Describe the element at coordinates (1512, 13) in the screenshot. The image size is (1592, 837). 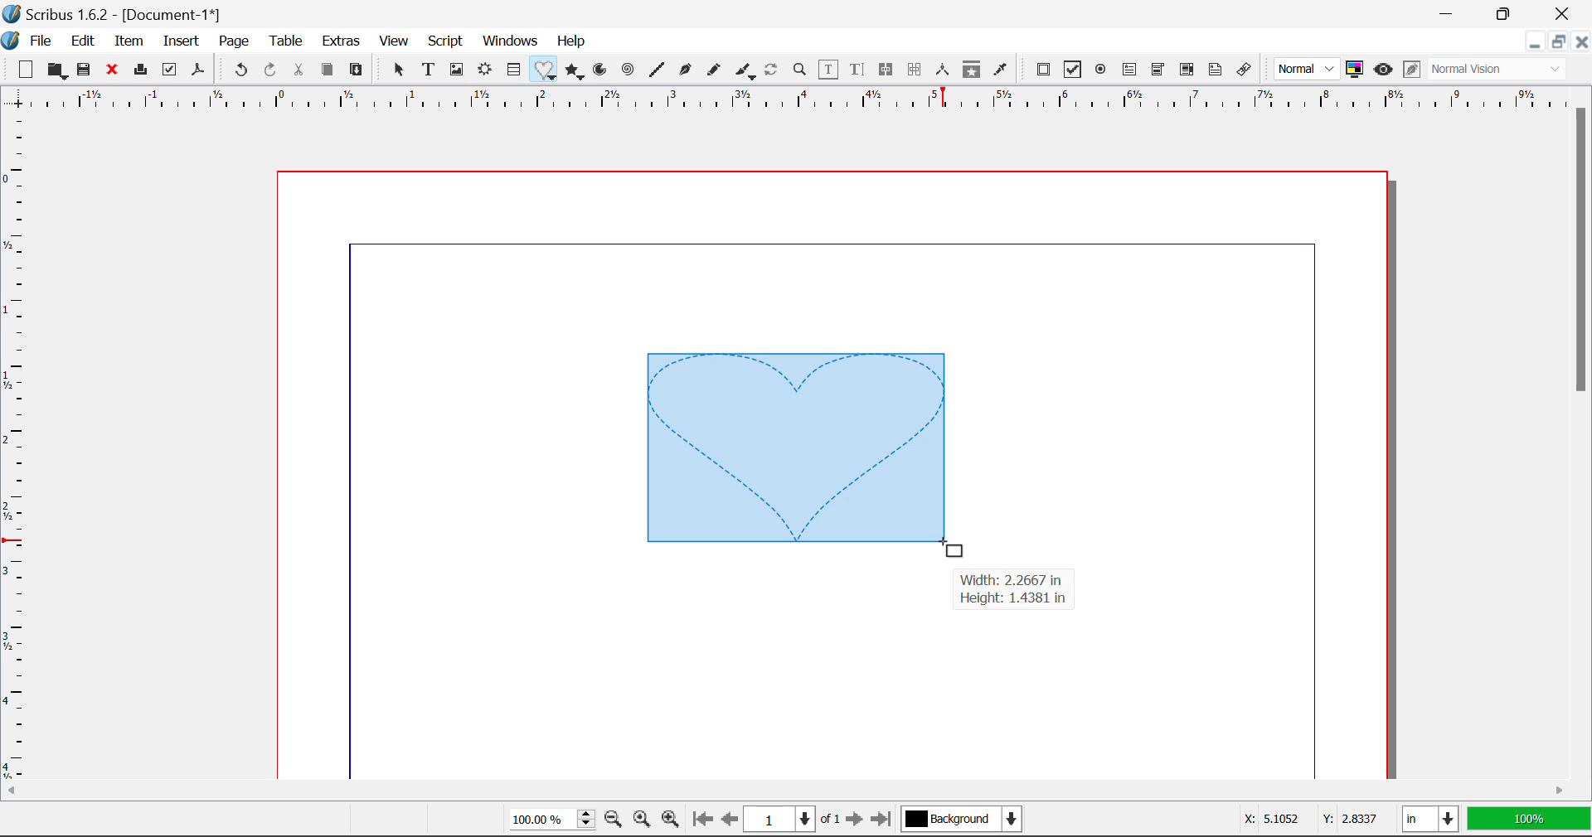
I see `Minimize` at that location.